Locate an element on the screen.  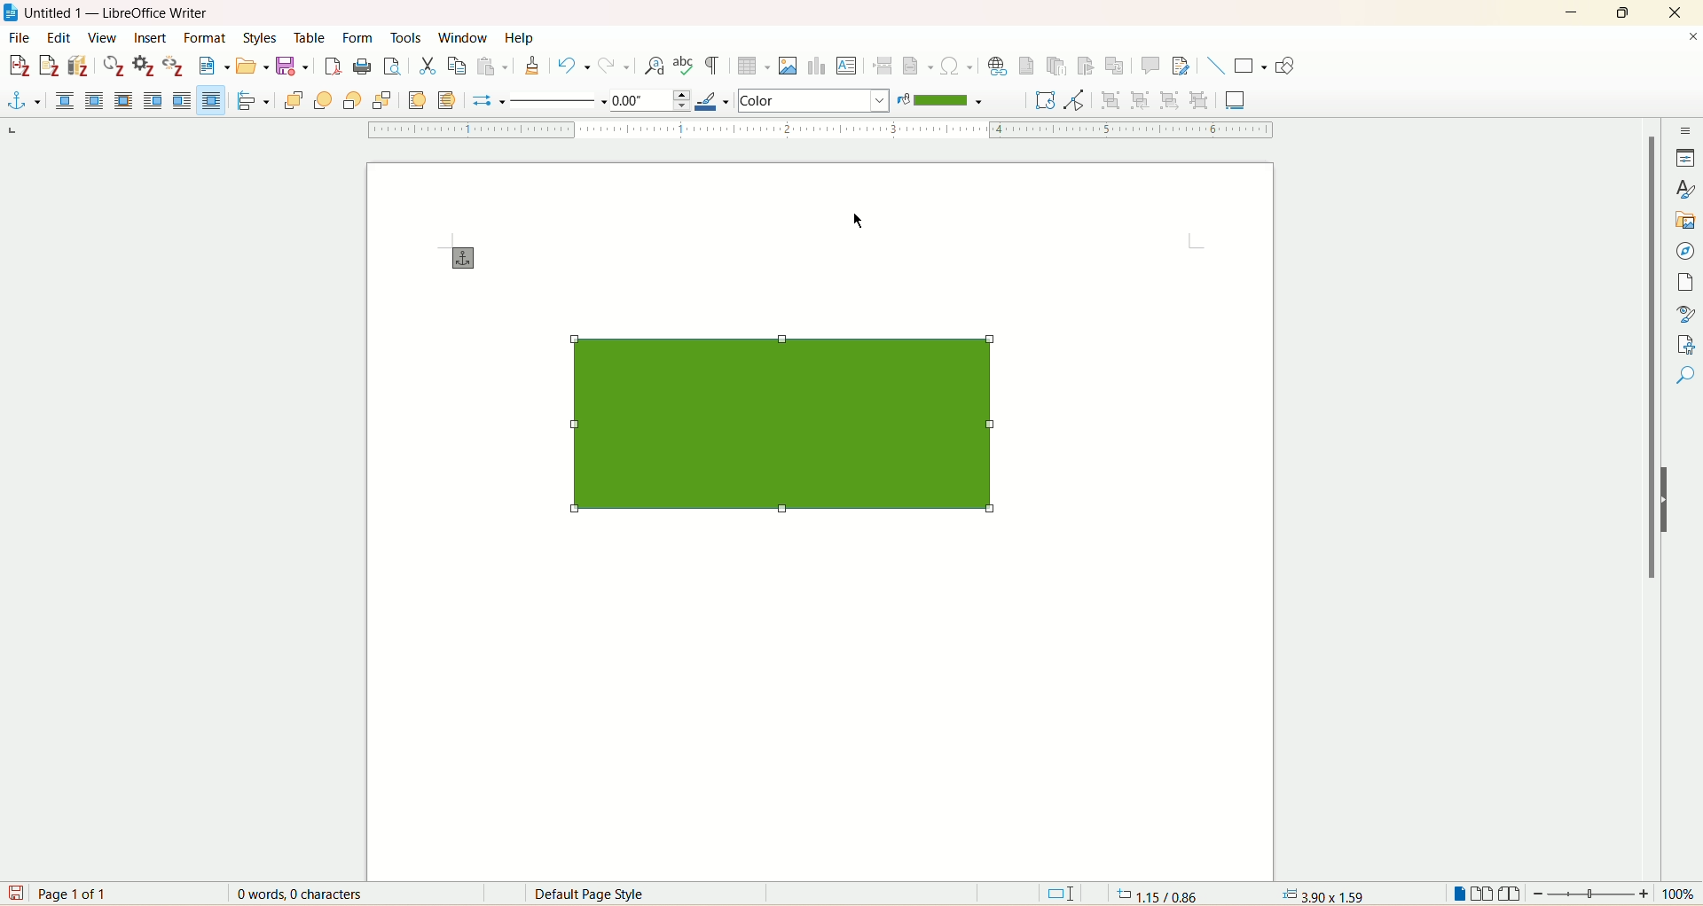
paste is located at coordinates (493, 66).